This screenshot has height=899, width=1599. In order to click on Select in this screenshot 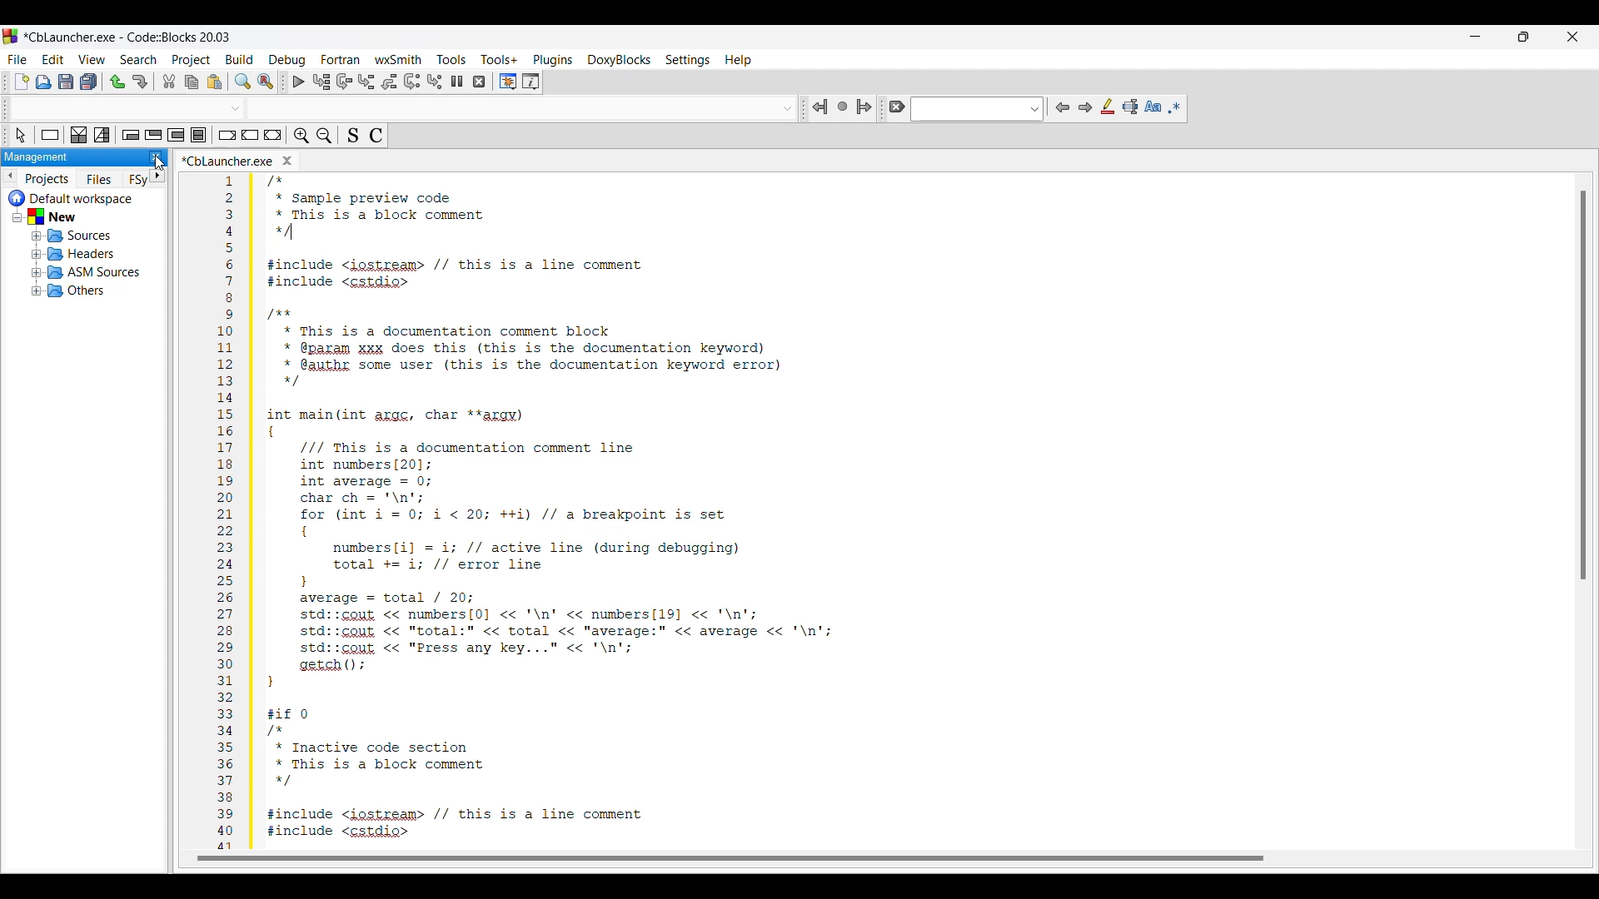, I will do `click(23, 135)`.